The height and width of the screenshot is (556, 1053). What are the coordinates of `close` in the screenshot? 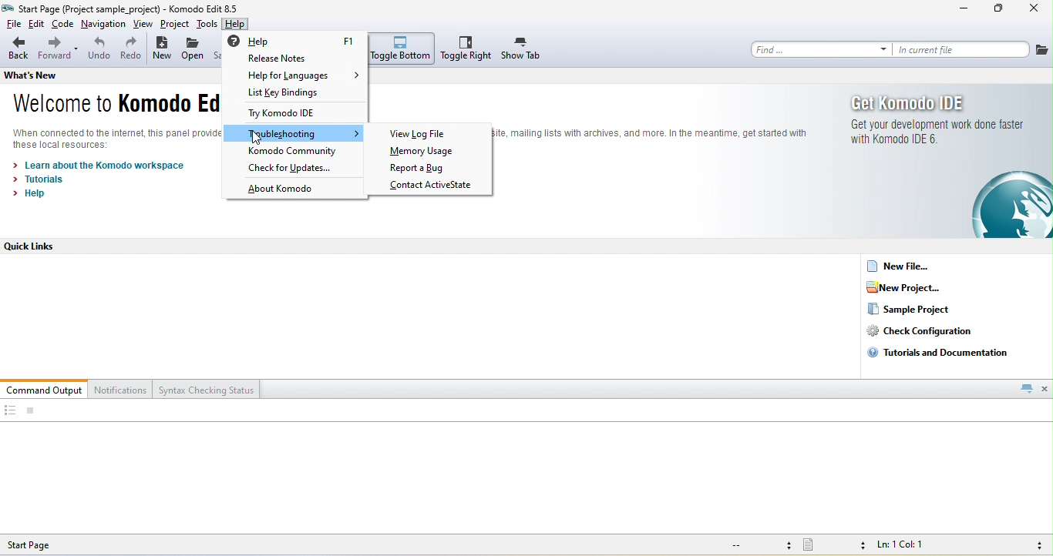 It's located at (1045, 388).